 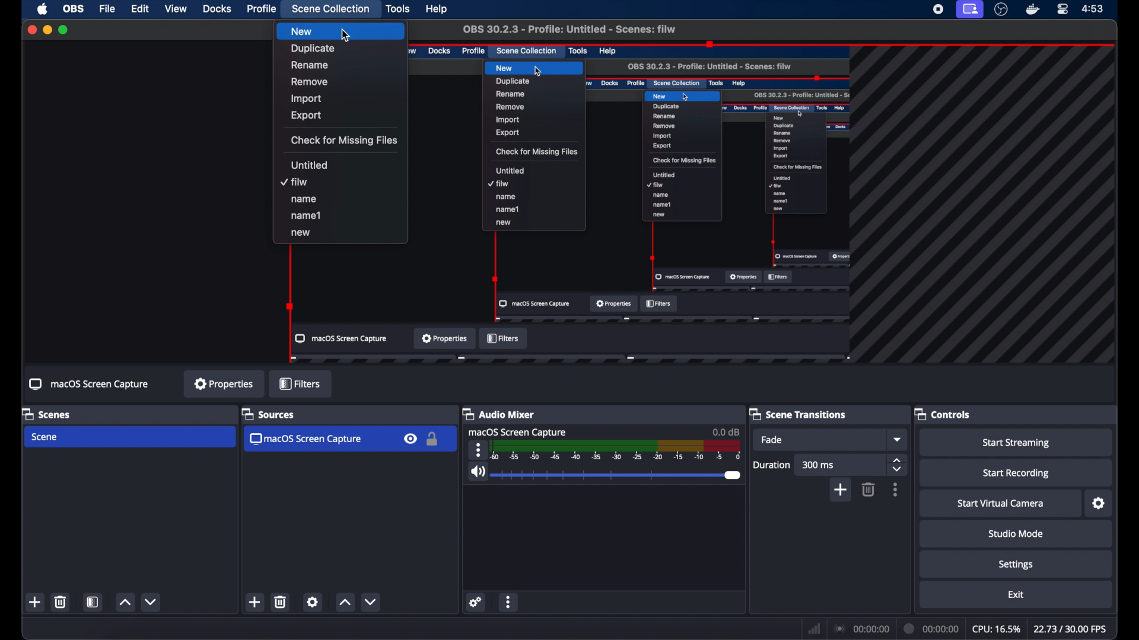 What do you see at coordinates (897, 439) in the screenshot?
I see `fade dropdown` at bounding box center [897, 439].